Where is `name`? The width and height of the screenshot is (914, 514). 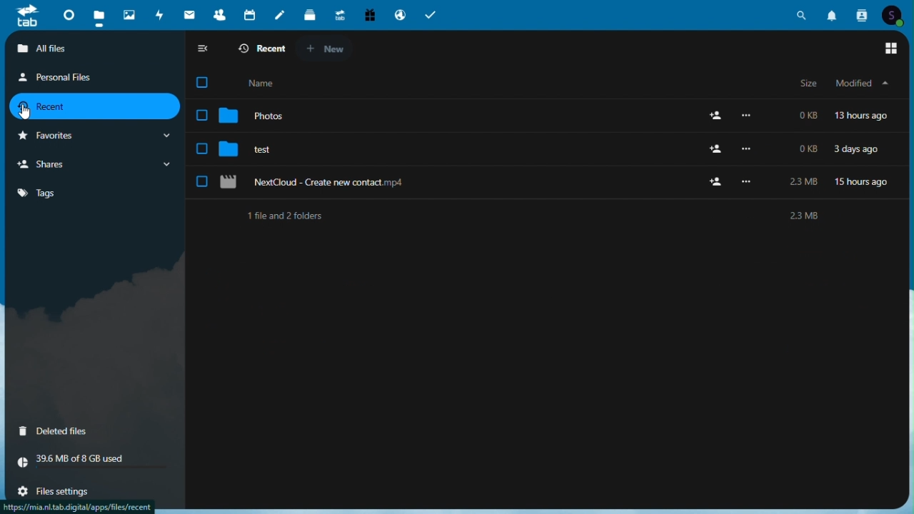
name is located at coordinates (272, 81).